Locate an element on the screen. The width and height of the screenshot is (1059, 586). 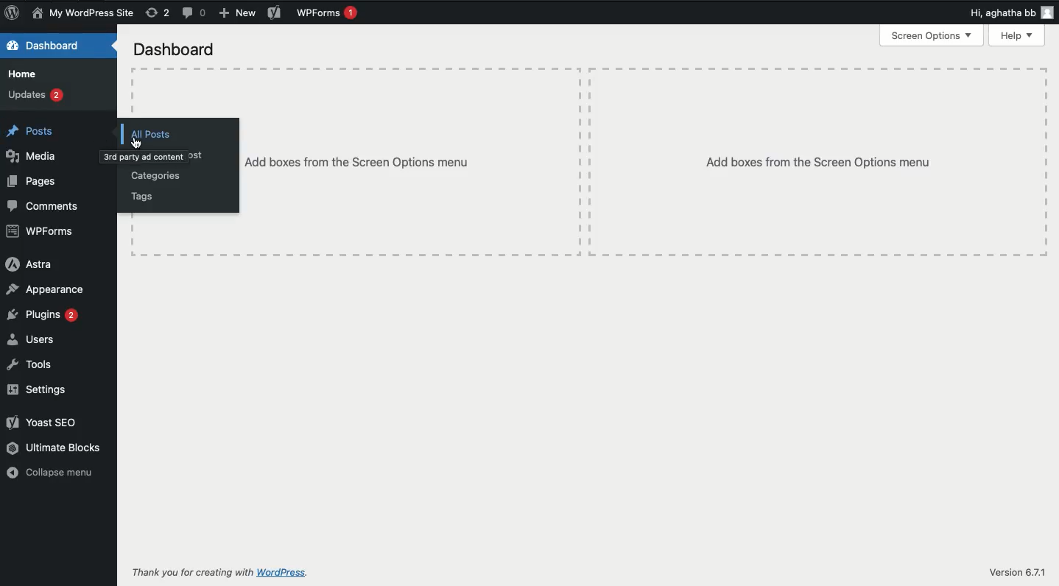
Help is located at coordinates (1016, 36).